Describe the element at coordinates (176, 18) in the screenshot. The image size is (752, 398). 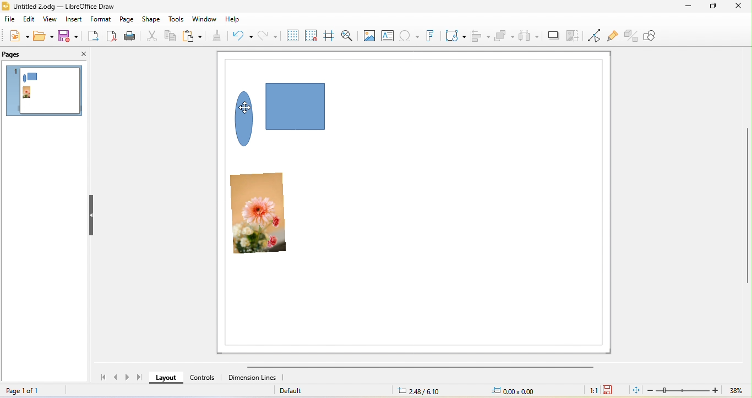
I see `tools` at that location.